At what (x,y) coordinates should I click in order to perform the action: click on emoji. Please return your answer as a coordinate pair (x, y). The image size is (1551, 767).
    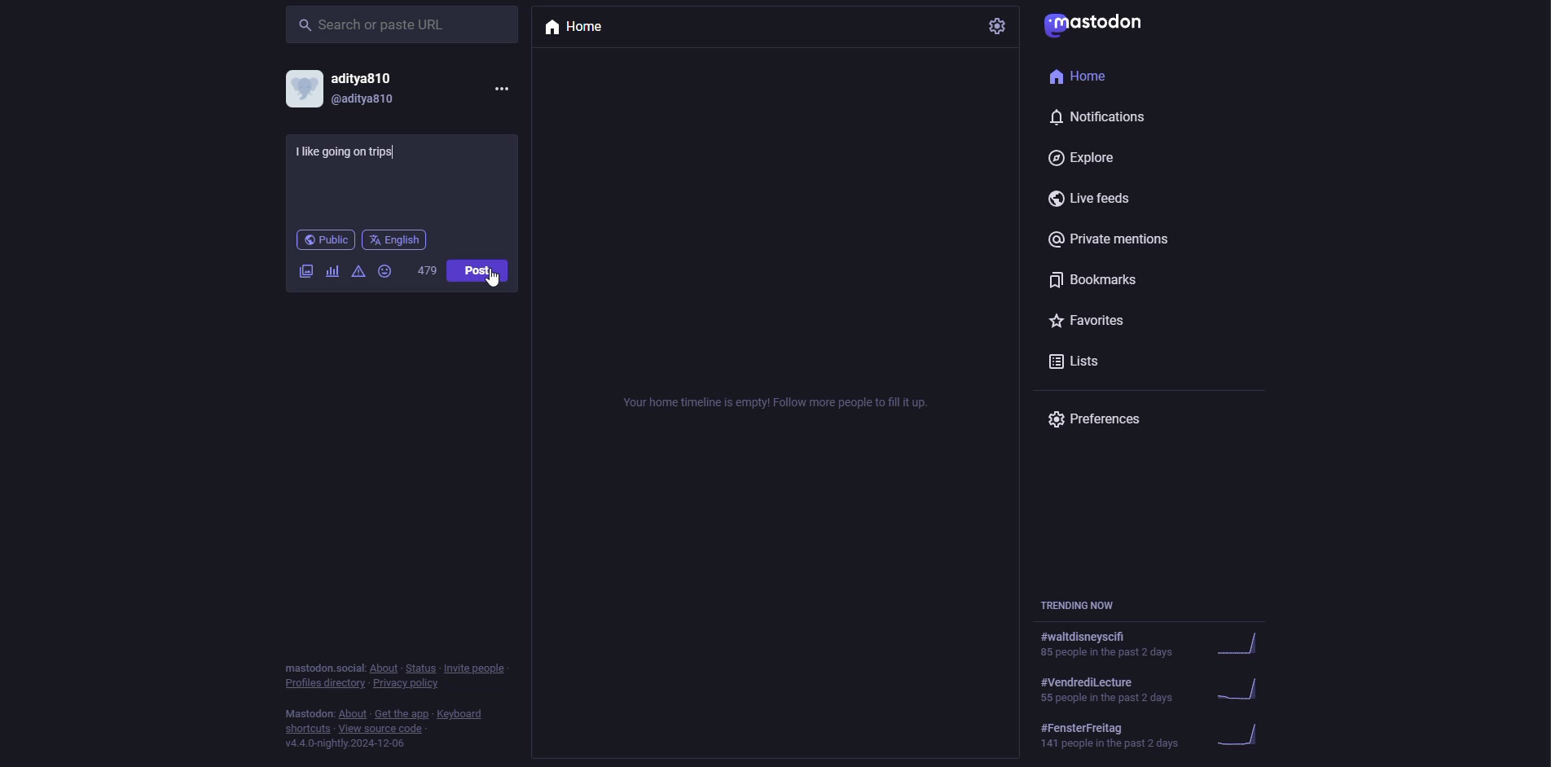
    Looking at the image, I should click on (386, 270).